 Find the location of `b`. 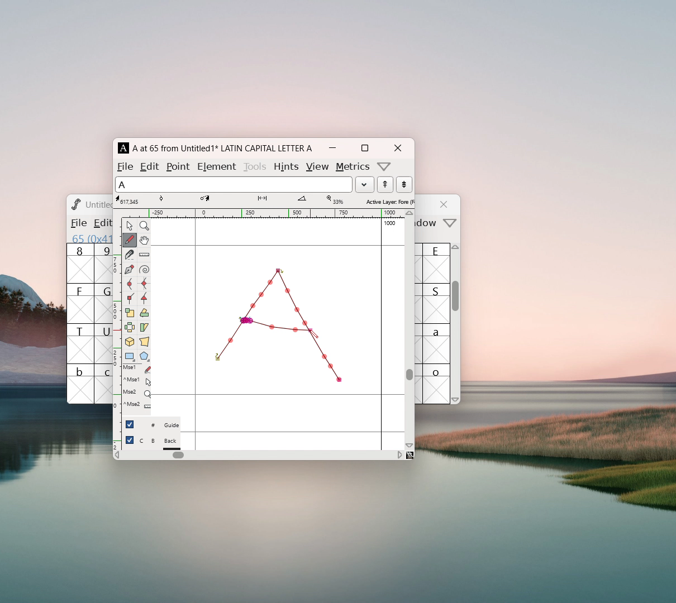

b is located at coordinates (80, 384).